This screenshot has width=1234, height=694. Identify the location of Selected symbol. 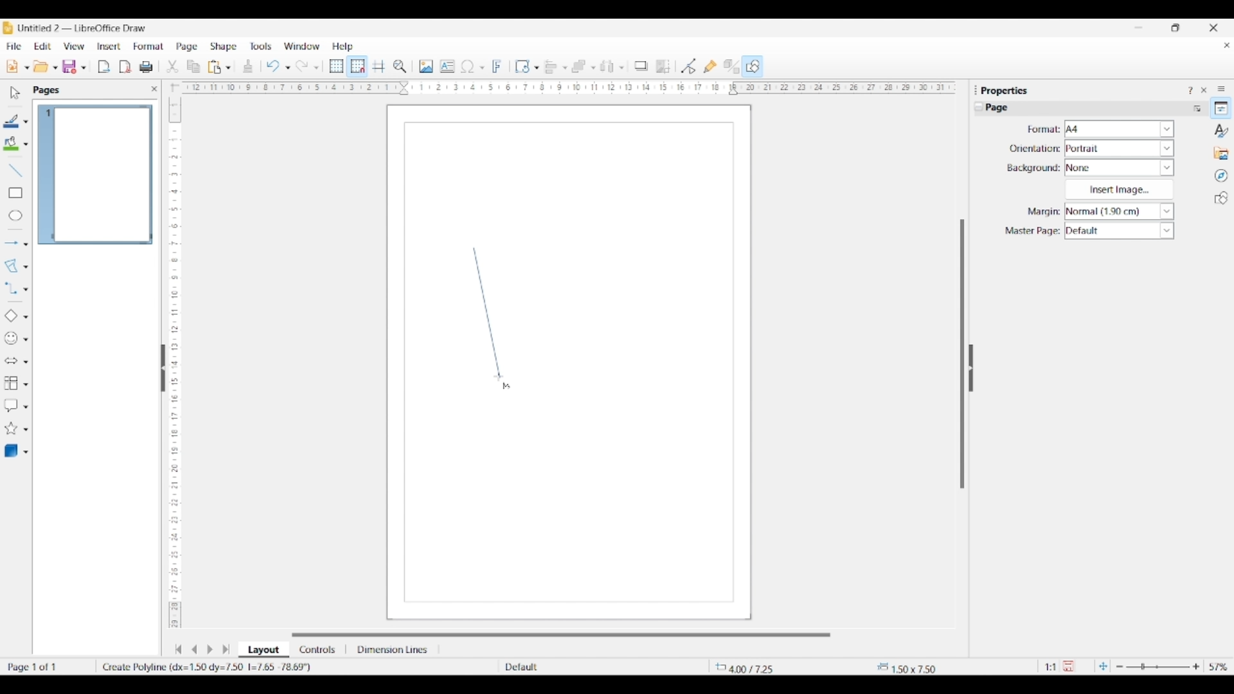
(12, 339).